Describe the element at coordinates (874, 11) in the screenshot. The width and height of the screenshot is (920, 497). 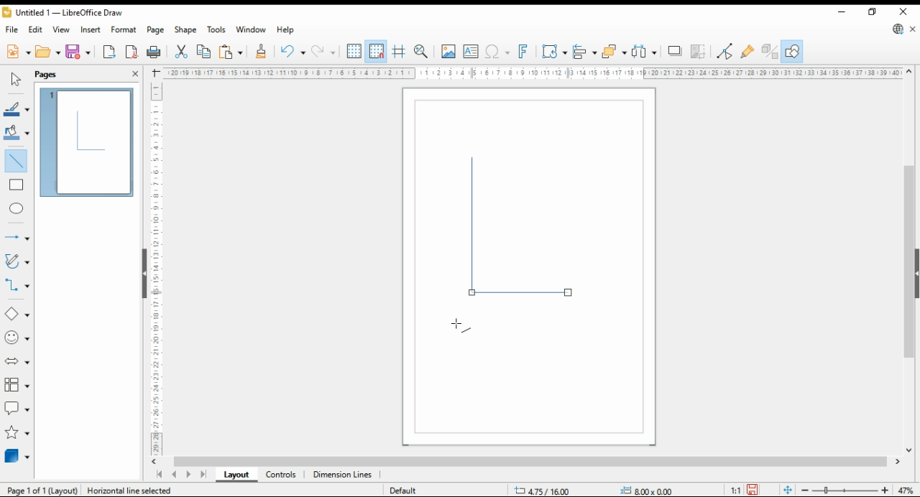
I see `restore` at that location.